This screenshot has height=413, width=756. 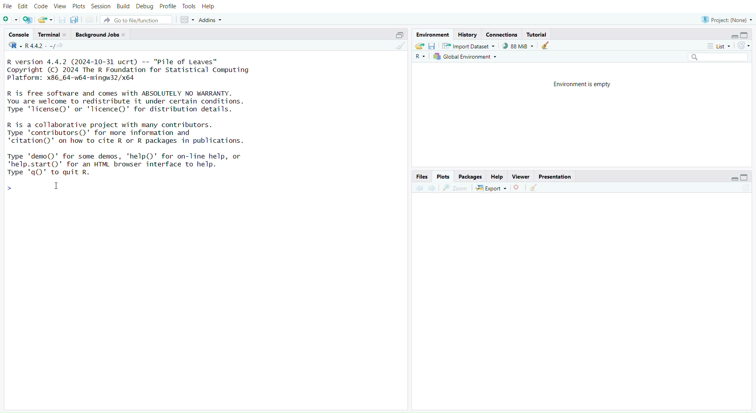 What do you see at coordinates (52, 34) in the screenshot?
I see `terminal` at bounding box center [52, 34].